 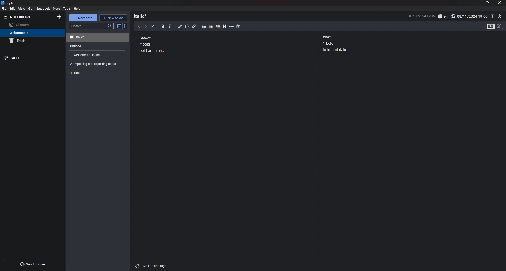 I want to click on help, so click(x=78, y=8).